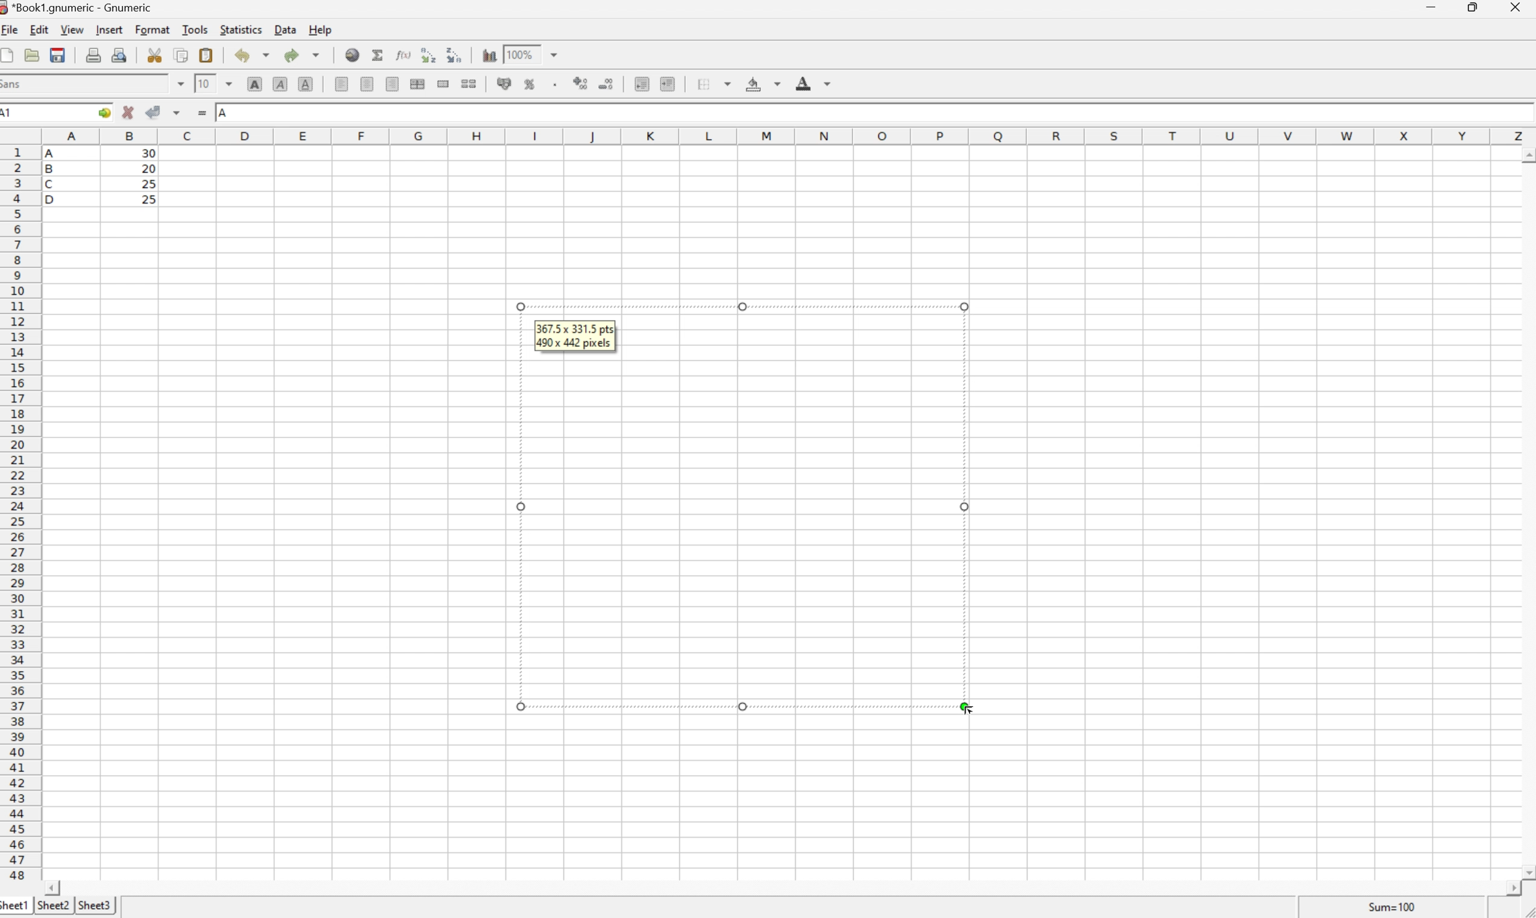 The width and height of the screenshot is (1536, 918). I want to click on Decrease number of decimals displayed, so click(608, 85).